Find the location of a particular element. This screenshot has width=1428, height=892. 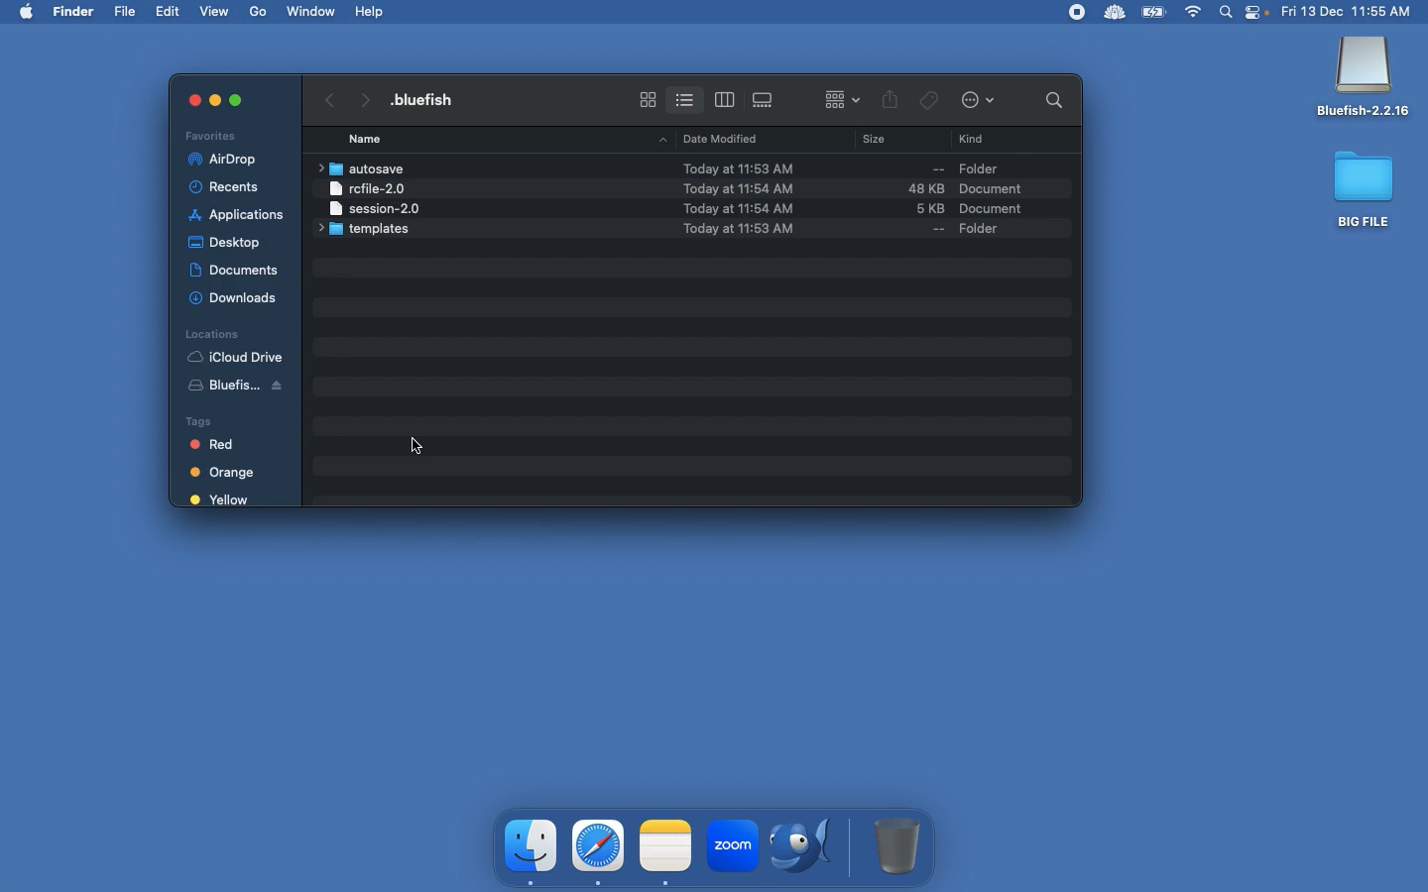

finder is located at coordinates (533, 846).